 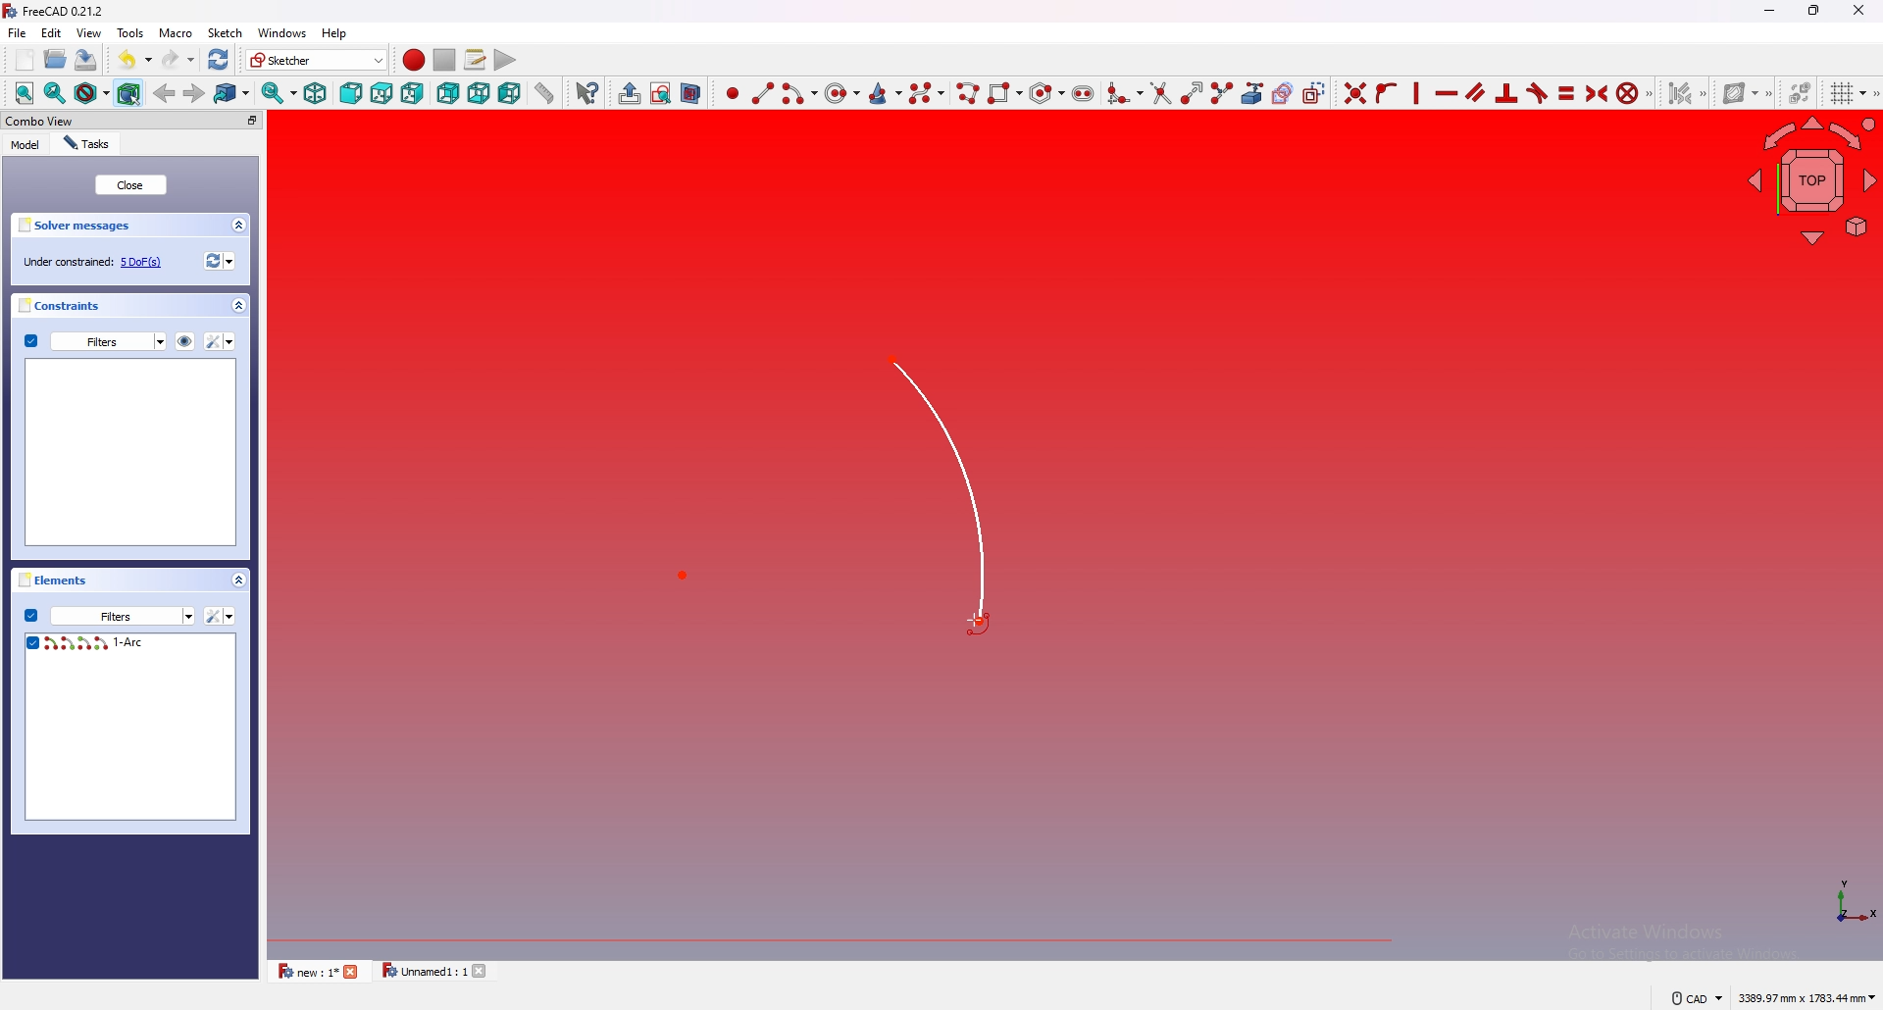 I want to click on windows, so click(x=280, y=32).